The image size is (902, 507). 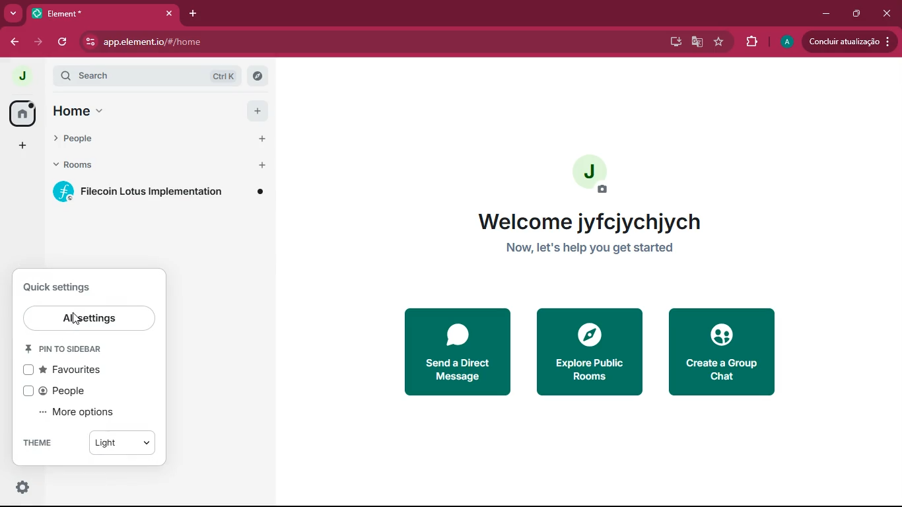 I want to click on search, so click(x=121, y=76).